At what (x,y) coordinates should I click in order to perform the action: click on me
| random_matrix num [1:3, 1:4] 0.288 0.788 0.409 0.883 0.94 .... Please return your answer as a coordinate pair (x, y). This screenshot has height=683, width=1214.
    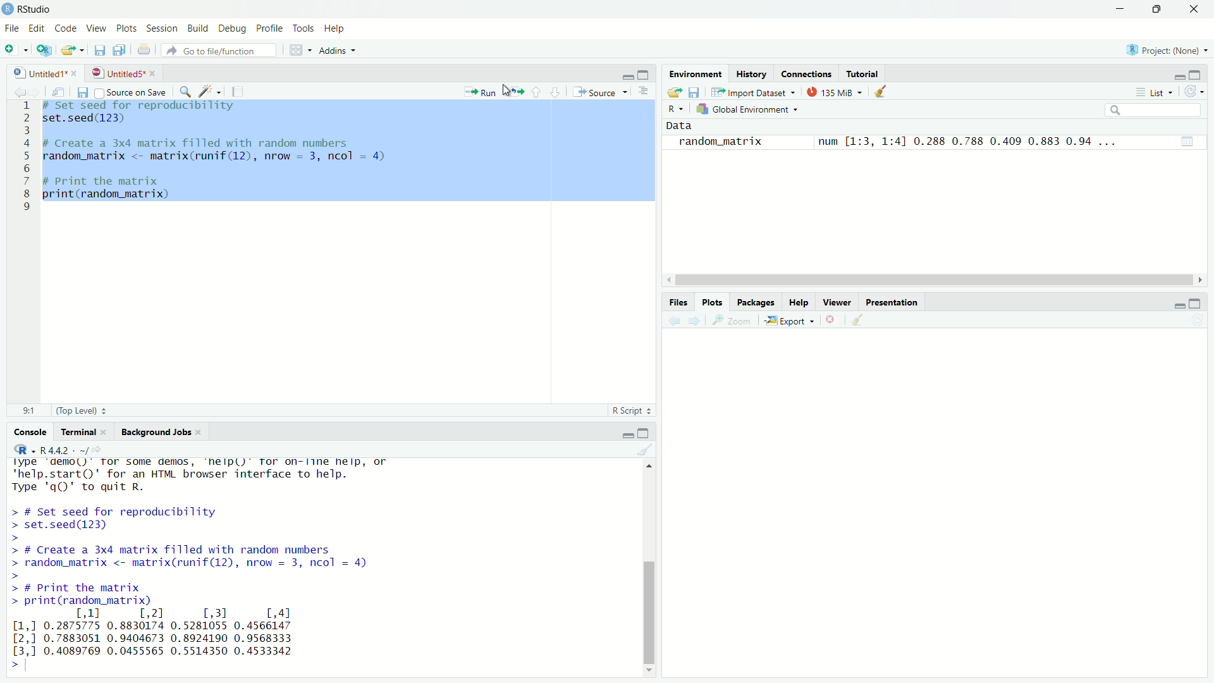
    Looking at the image, I should click on (902, 145).